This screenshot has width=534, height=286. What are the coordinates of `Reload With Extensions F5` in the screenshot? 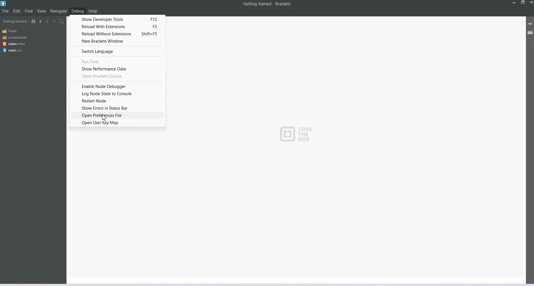 It's located at (118, 26).